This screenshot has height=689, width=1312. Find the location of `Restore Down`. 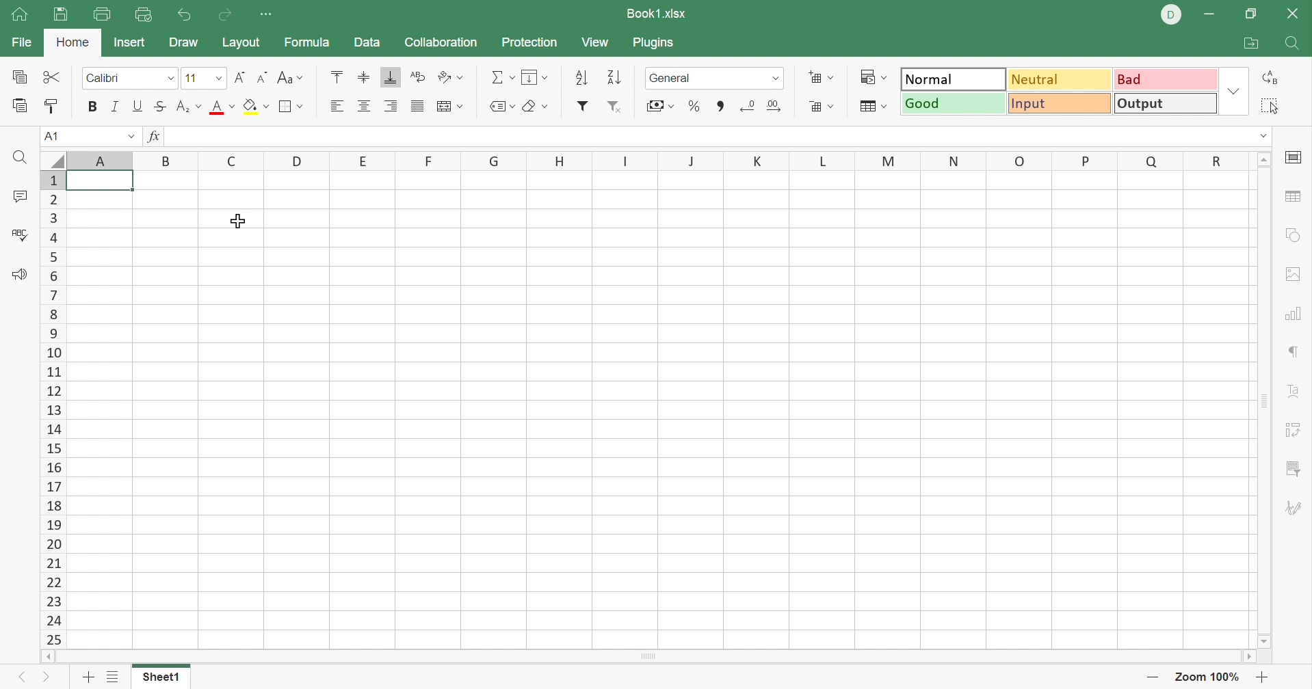

Restore Down is located at coordinates (1249, 15).